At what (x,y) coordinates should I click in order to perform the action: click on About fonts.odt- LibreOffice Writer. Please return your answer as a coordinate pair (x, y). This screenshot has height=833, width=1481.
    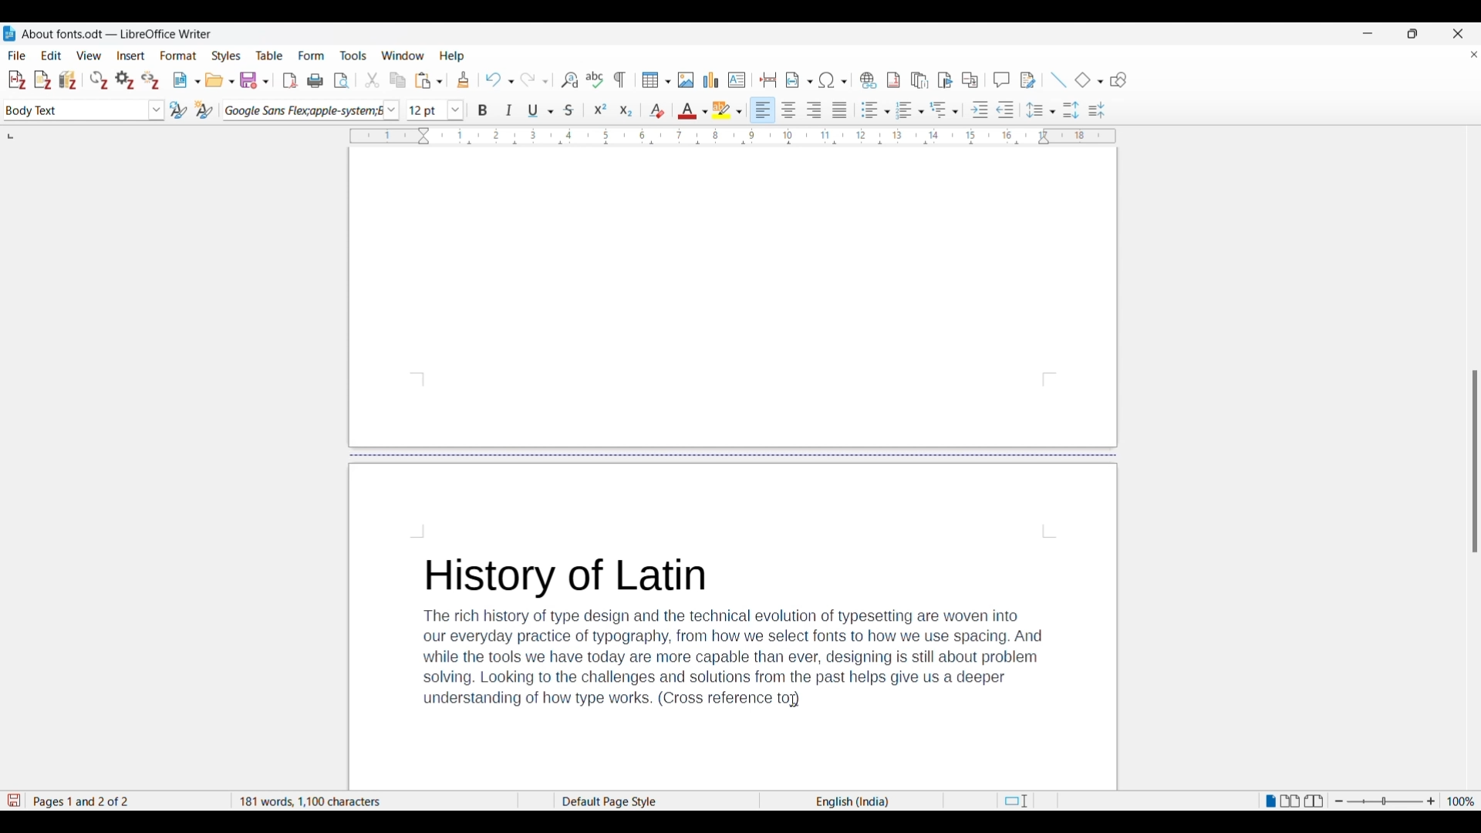
    Looking at the image, I should click on (117, 34).